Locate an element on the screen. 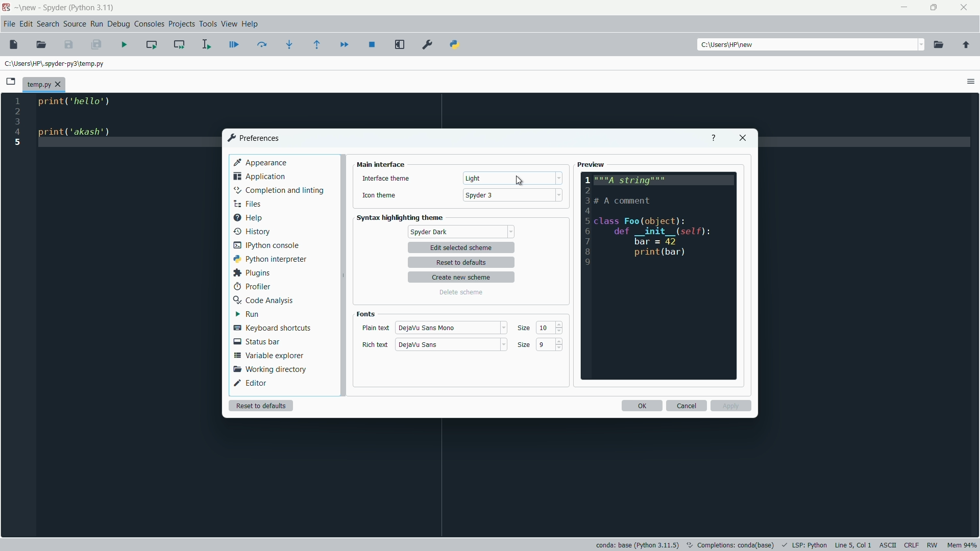 Image resolution: width=980 pixels, height=551 pixels. search menu is located at coordinates (48, 23).